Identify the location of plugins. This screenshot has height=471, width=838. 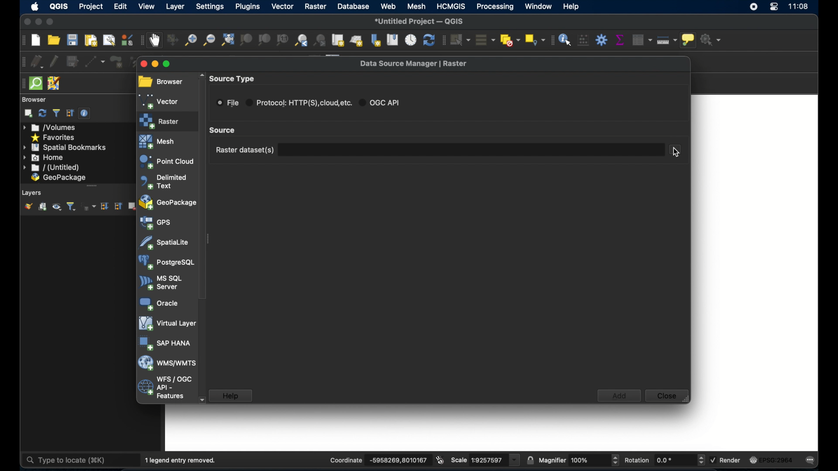
(247, 7).